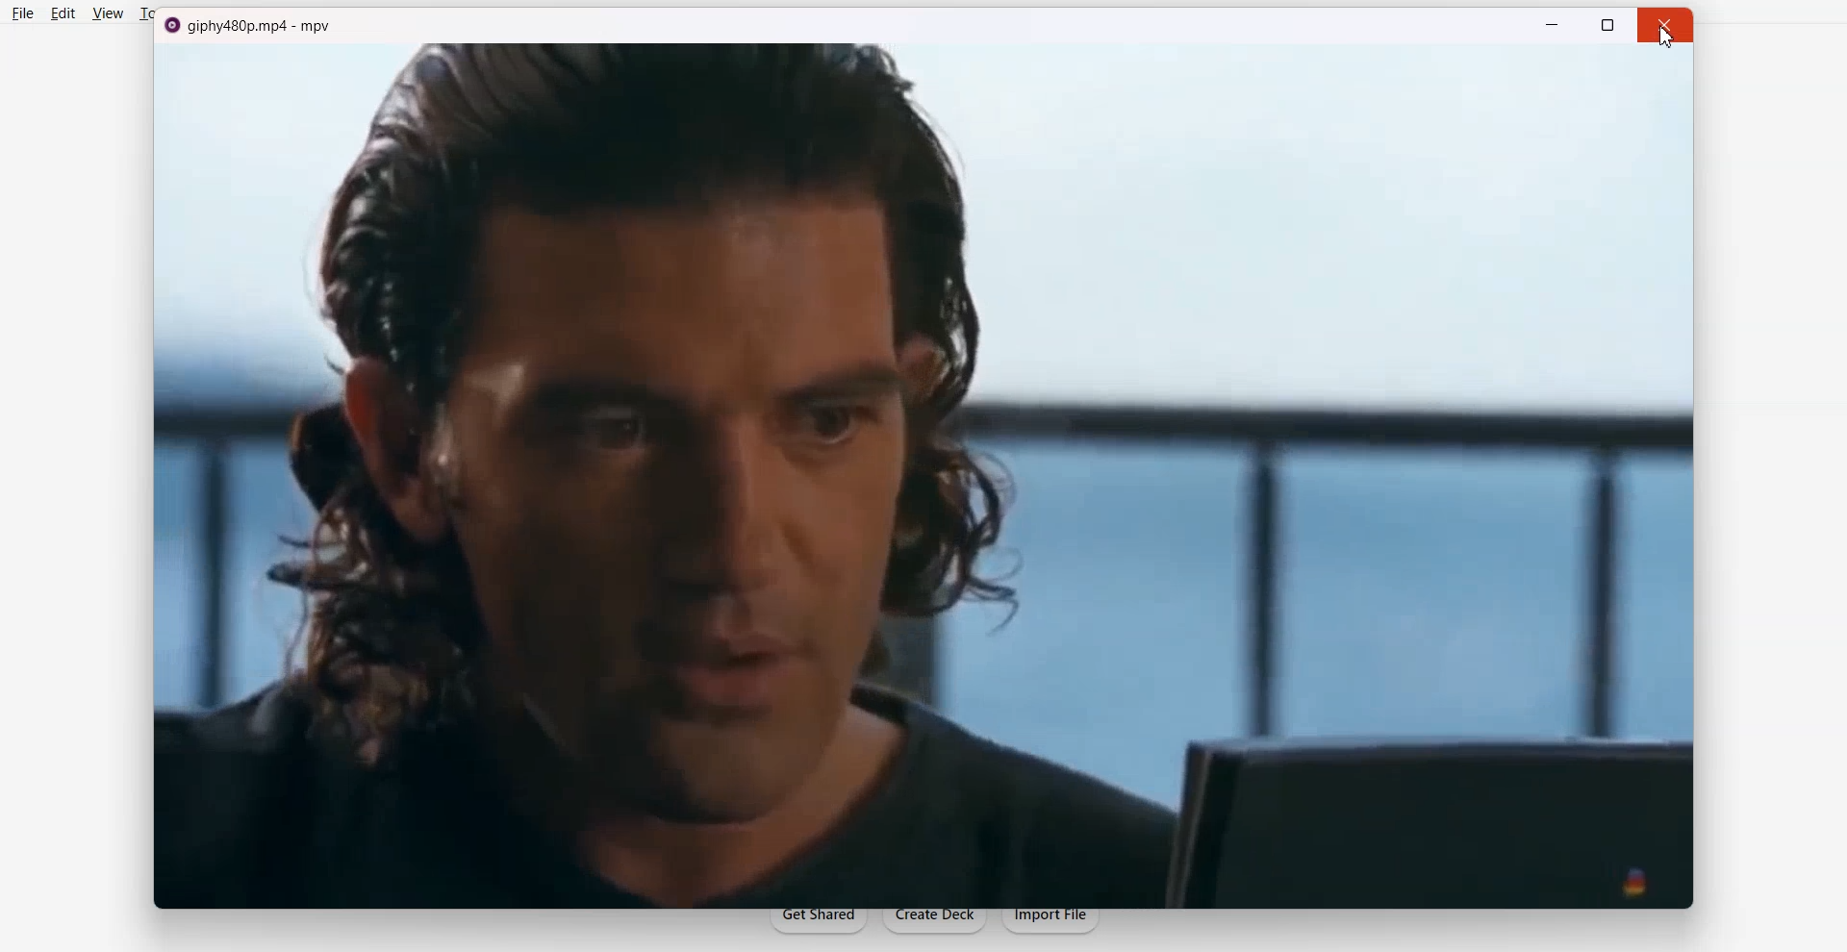  Describe the element at coordinates (1668, 25) in the screenshot. I see `Close` at that location.